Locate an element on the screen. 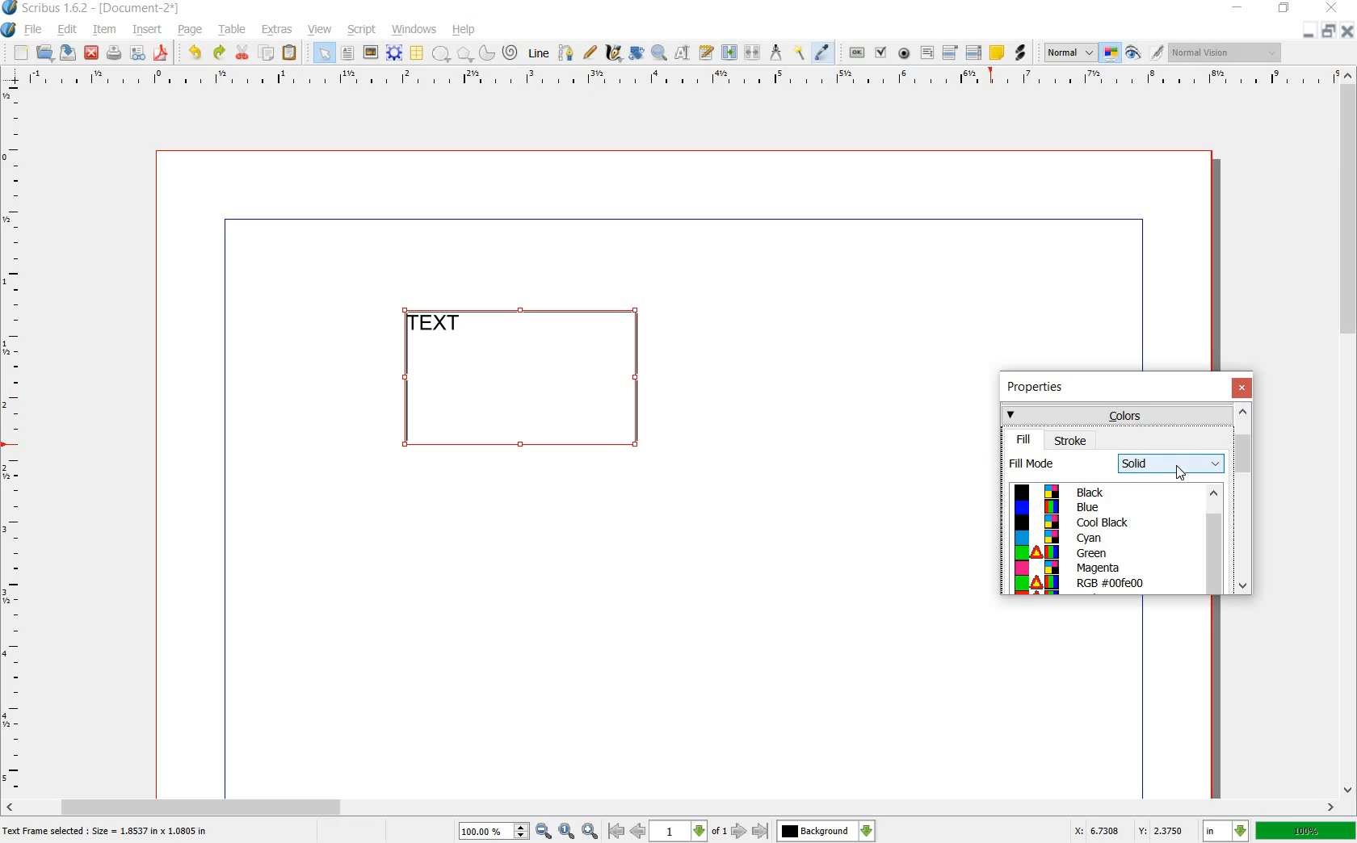 This screenshot has width=1357, height=843. properties is located at coordinates (1040, 388).